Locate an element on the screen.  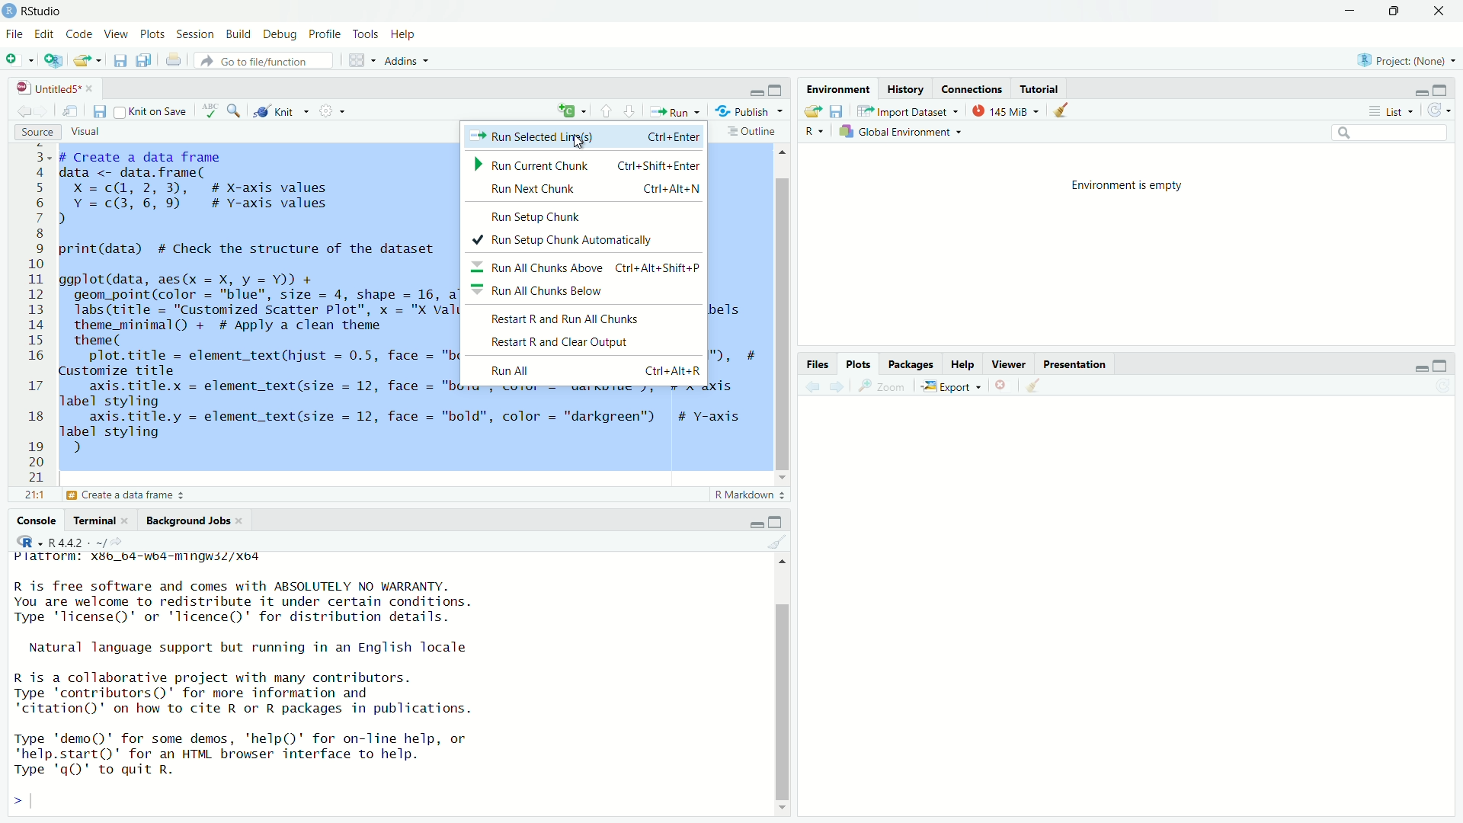
Minimize is located at coordinates (1419, 93).